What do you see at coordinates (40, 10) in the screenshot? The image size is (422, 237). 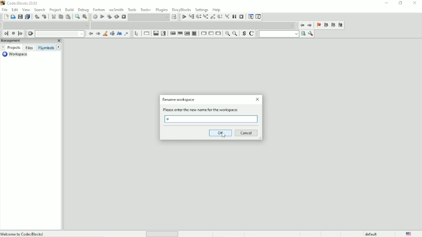 I see `Search` at bounding box center [40, 10].